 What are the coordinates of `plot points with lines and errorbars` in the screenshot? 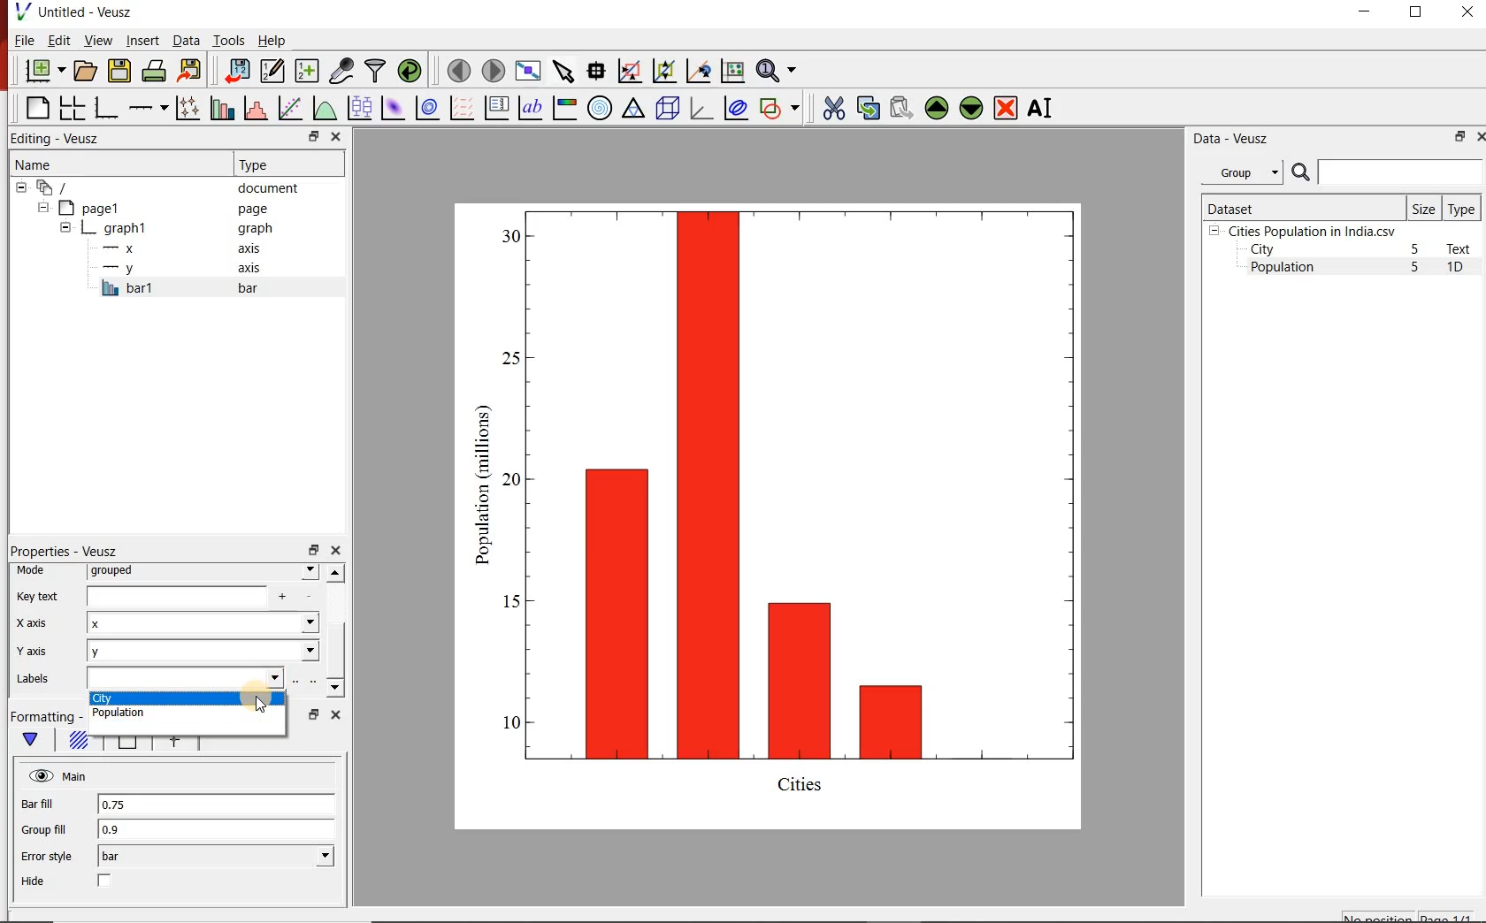 It's located at (185, 108).